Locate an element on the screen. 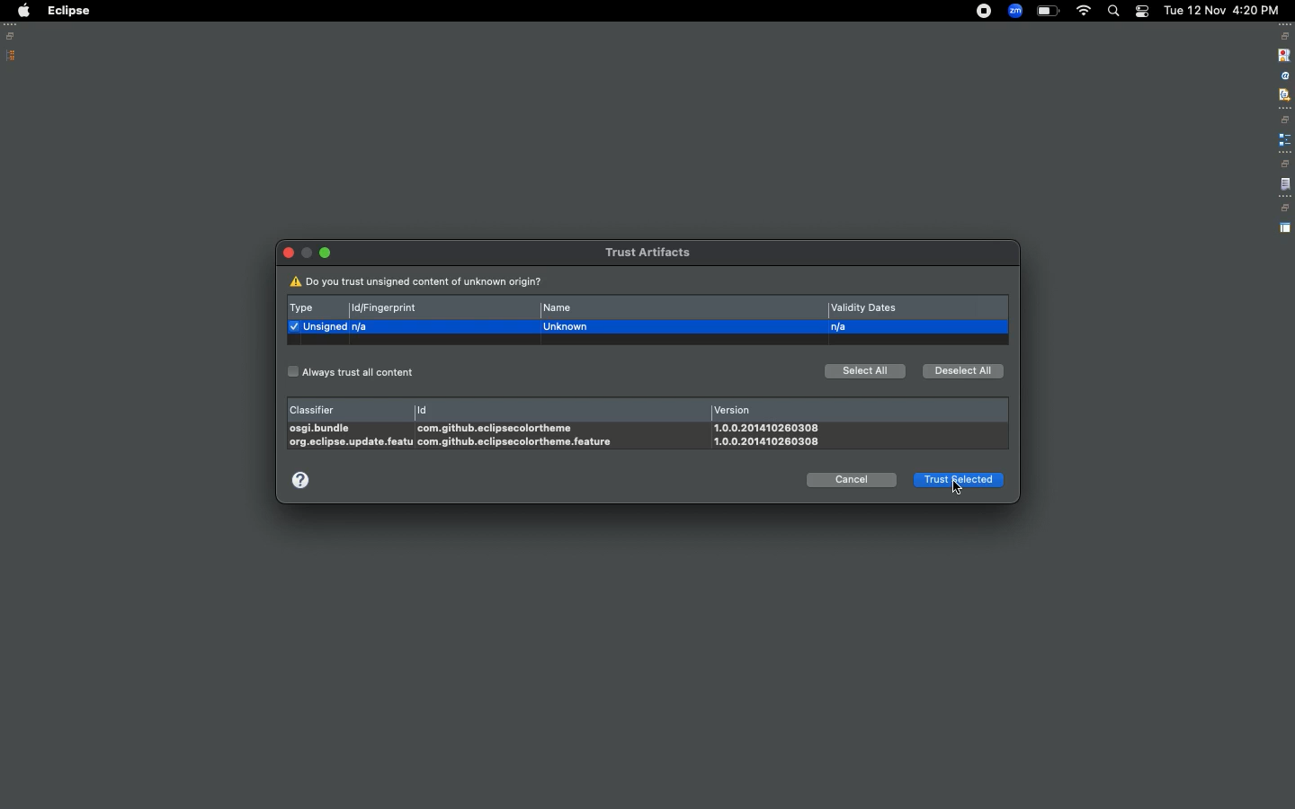 The image size is (1295, 809). cursor is located at coordinates (959, 489).